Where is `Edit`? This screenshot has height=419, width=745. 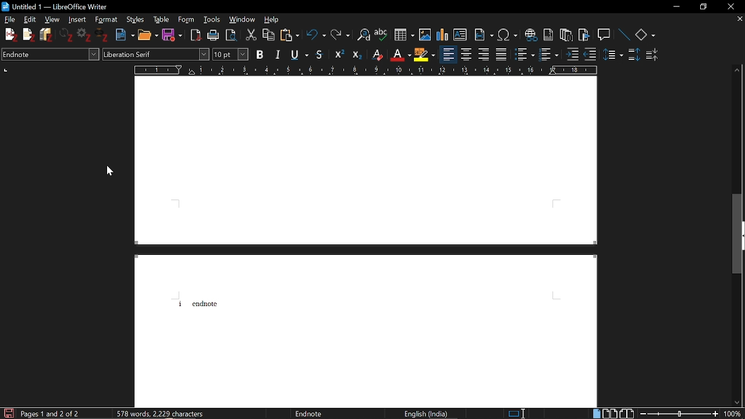 Edit is located at coordinates (31, 19).